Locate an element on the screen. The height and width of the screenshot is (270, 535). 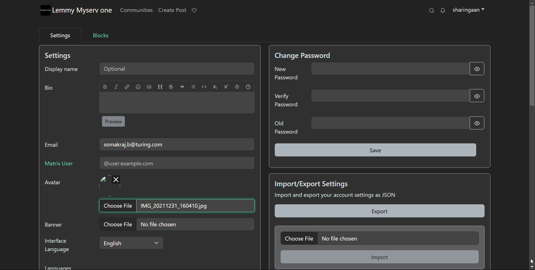
toggle visibility is located at coordinates (476, 123).